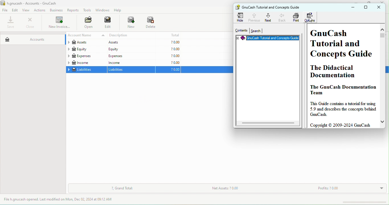 Image resolution: width=389 pixels, height=205 pixels. What do you see at coordinates (296, 17) in the screenshot?
I see `print` at bounding box center [296, 17].